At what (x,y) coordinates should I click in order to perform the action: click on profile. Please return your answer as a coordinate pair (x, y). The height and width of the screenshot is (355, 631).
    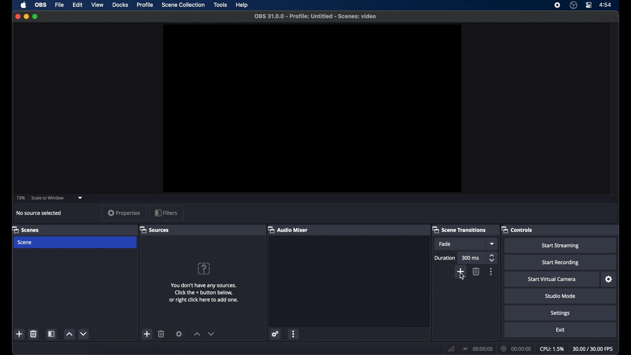
    Looking at the image, I should click on (145, 5).